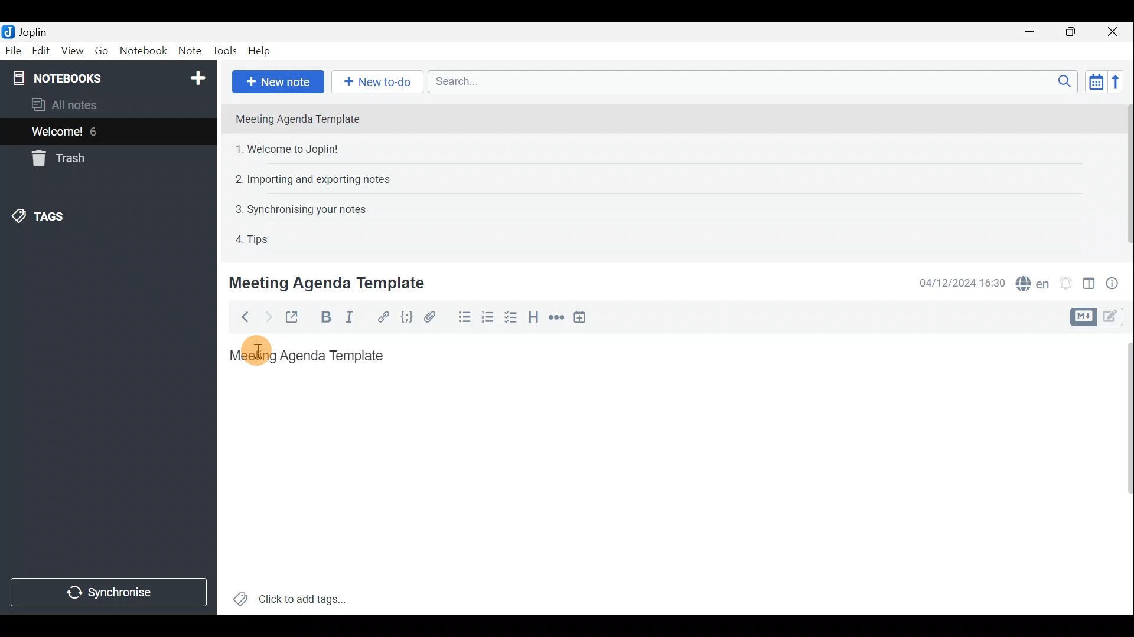  What do you see at coordinates (509, 318) in the screenshot?
I see `Checkbox` at bounding box center [509, 318].